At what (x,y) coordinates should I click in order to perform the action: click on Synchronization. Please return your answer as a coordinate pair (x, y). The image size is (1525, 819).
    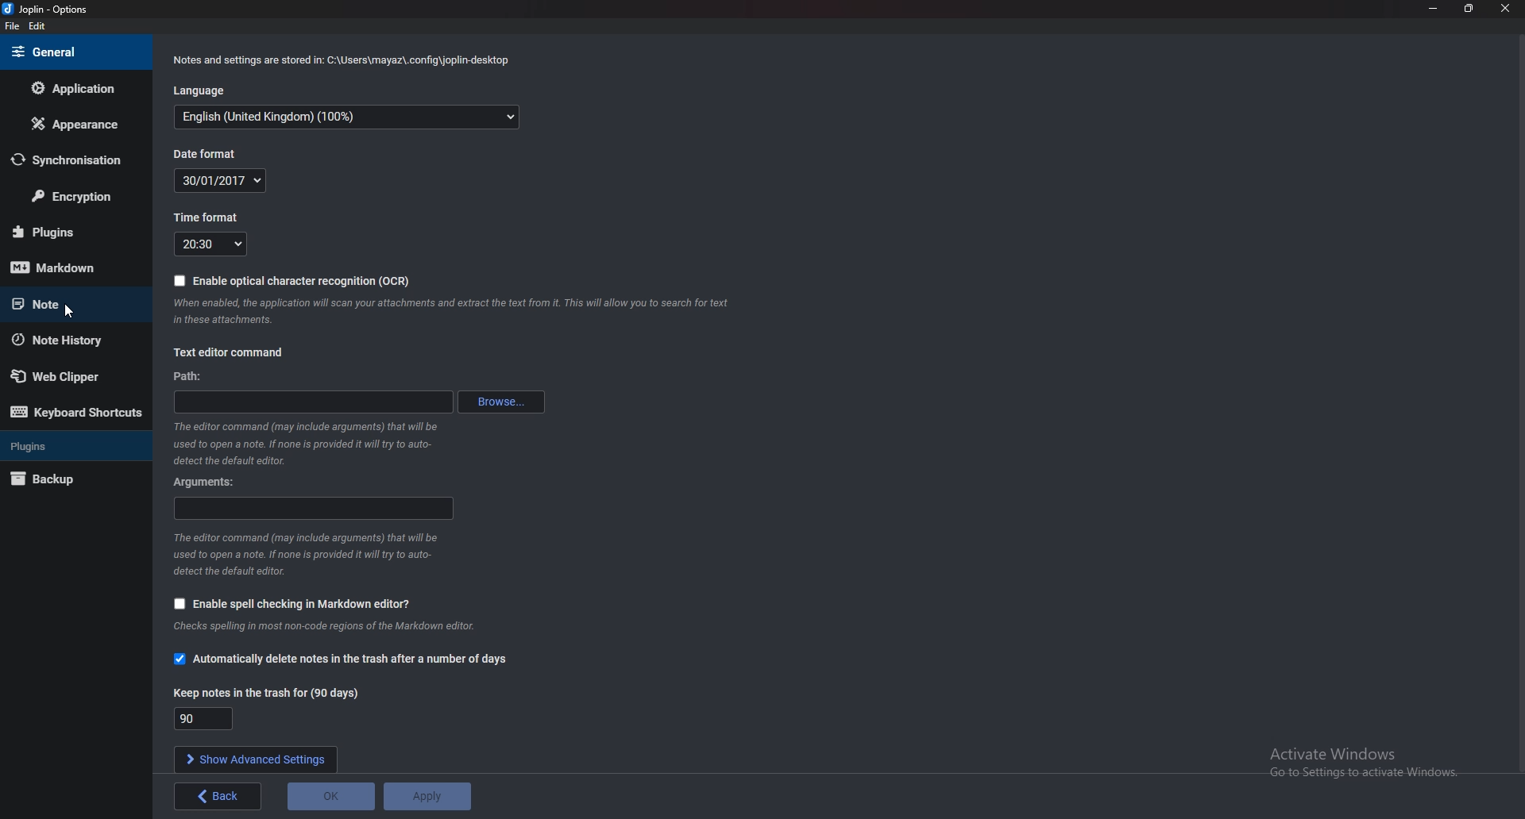
    Looking at the image, I should click on (74, 160).